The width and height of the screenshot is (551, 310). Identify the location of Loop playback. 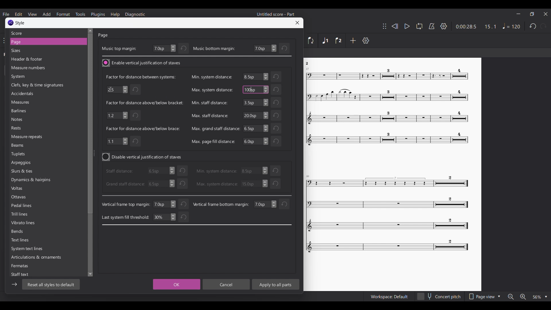
(419, 26).